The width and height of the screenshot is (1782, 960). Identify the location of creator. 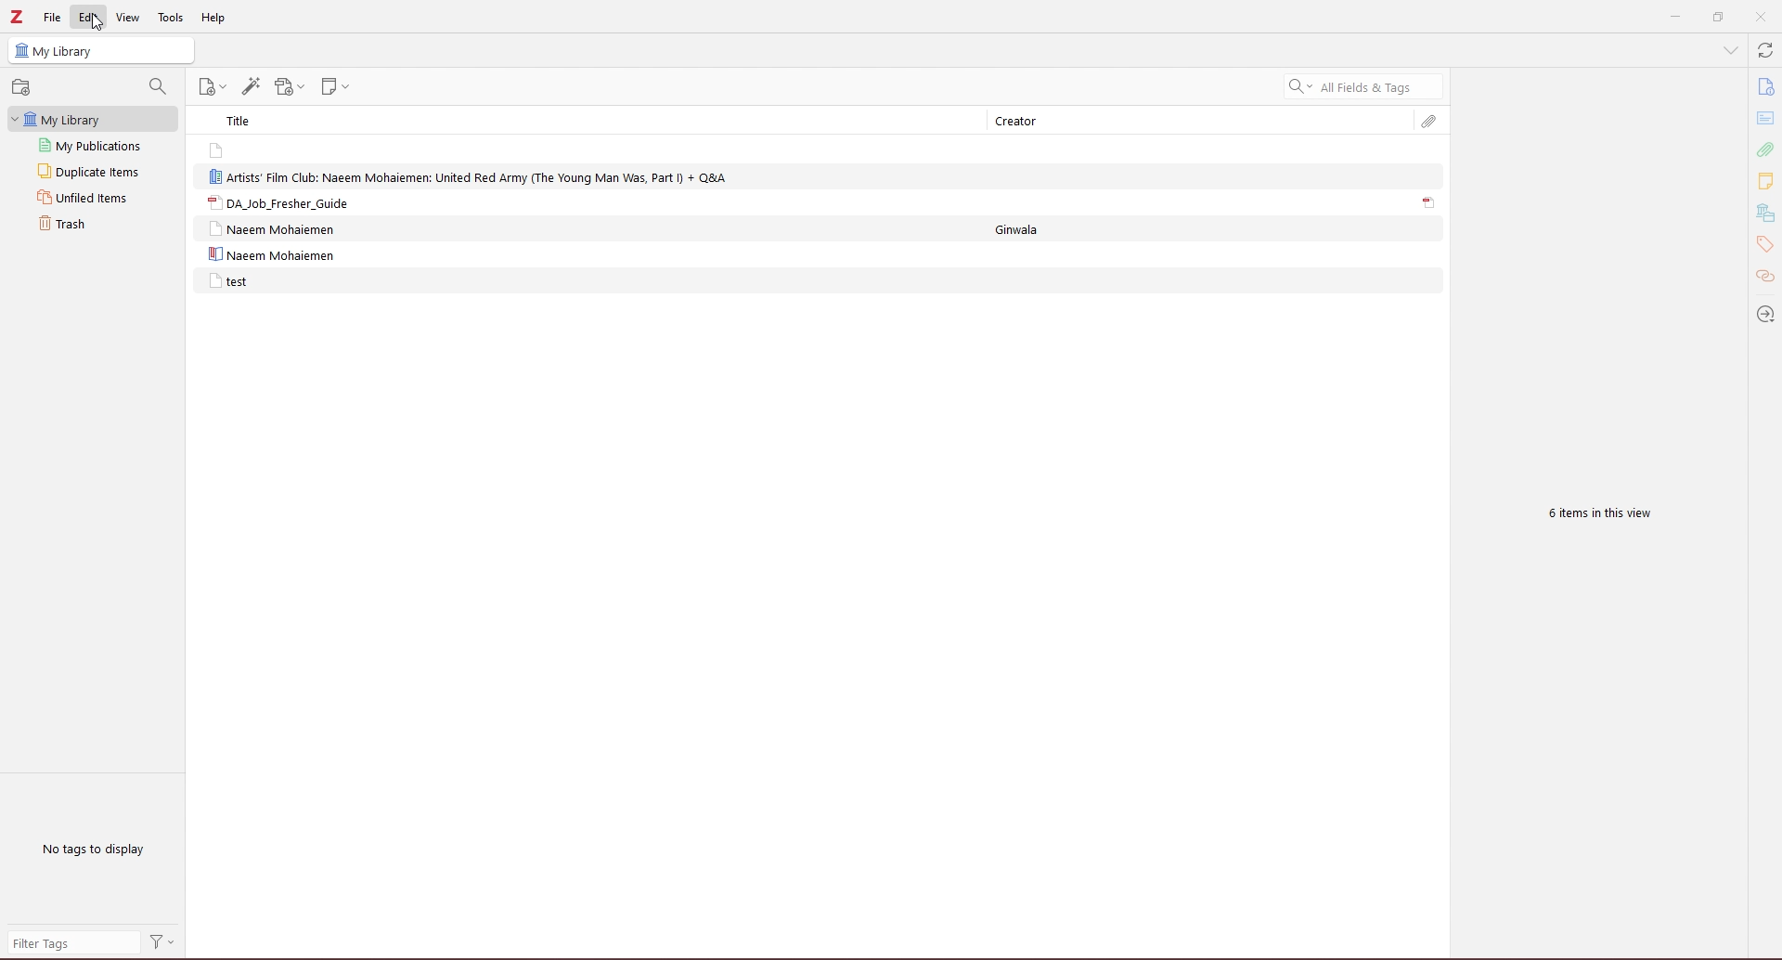
(1026, 122).